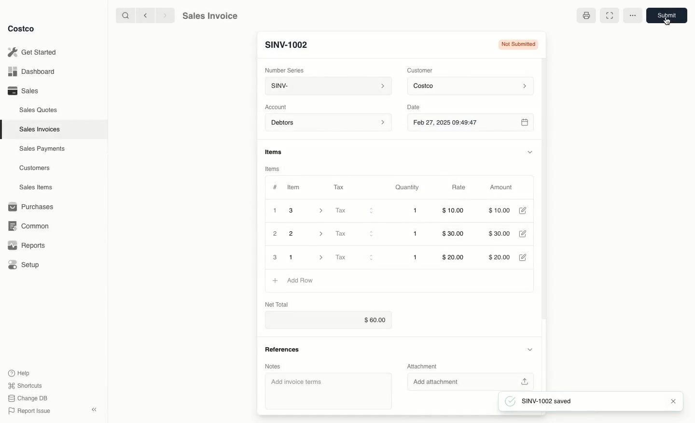 The height and width of the screenshot is (423, 695). I want to click on Get Started, so click(34, 52).